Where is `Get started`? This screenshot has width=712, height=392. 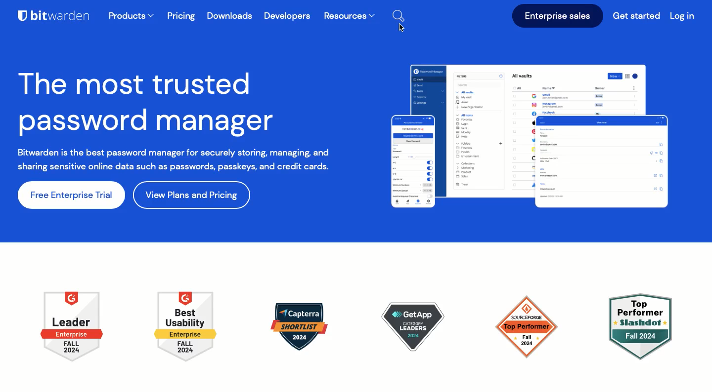 Get started is located at coordinates (638, 17).